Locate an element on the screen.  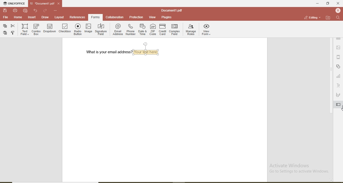
combo box is located at coordinates (36, 29).